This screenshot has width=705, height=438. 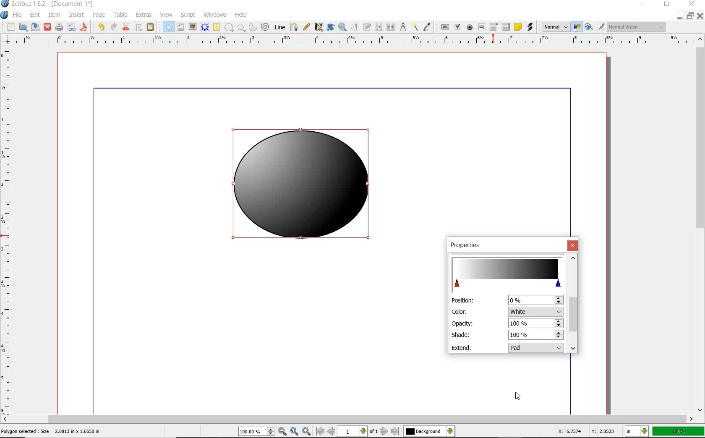 I want to click on EDIT CONTENTS OF FRAME, so click(x=354, y=26).